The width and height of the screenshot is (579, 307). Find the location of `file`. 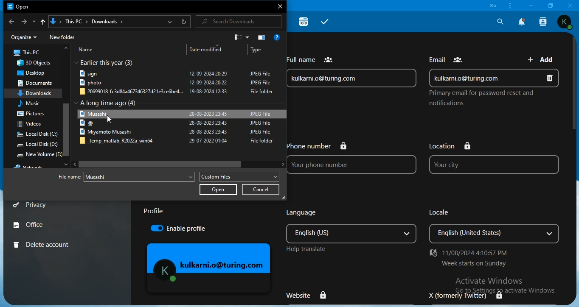

file is located at coordinates (175, 123).